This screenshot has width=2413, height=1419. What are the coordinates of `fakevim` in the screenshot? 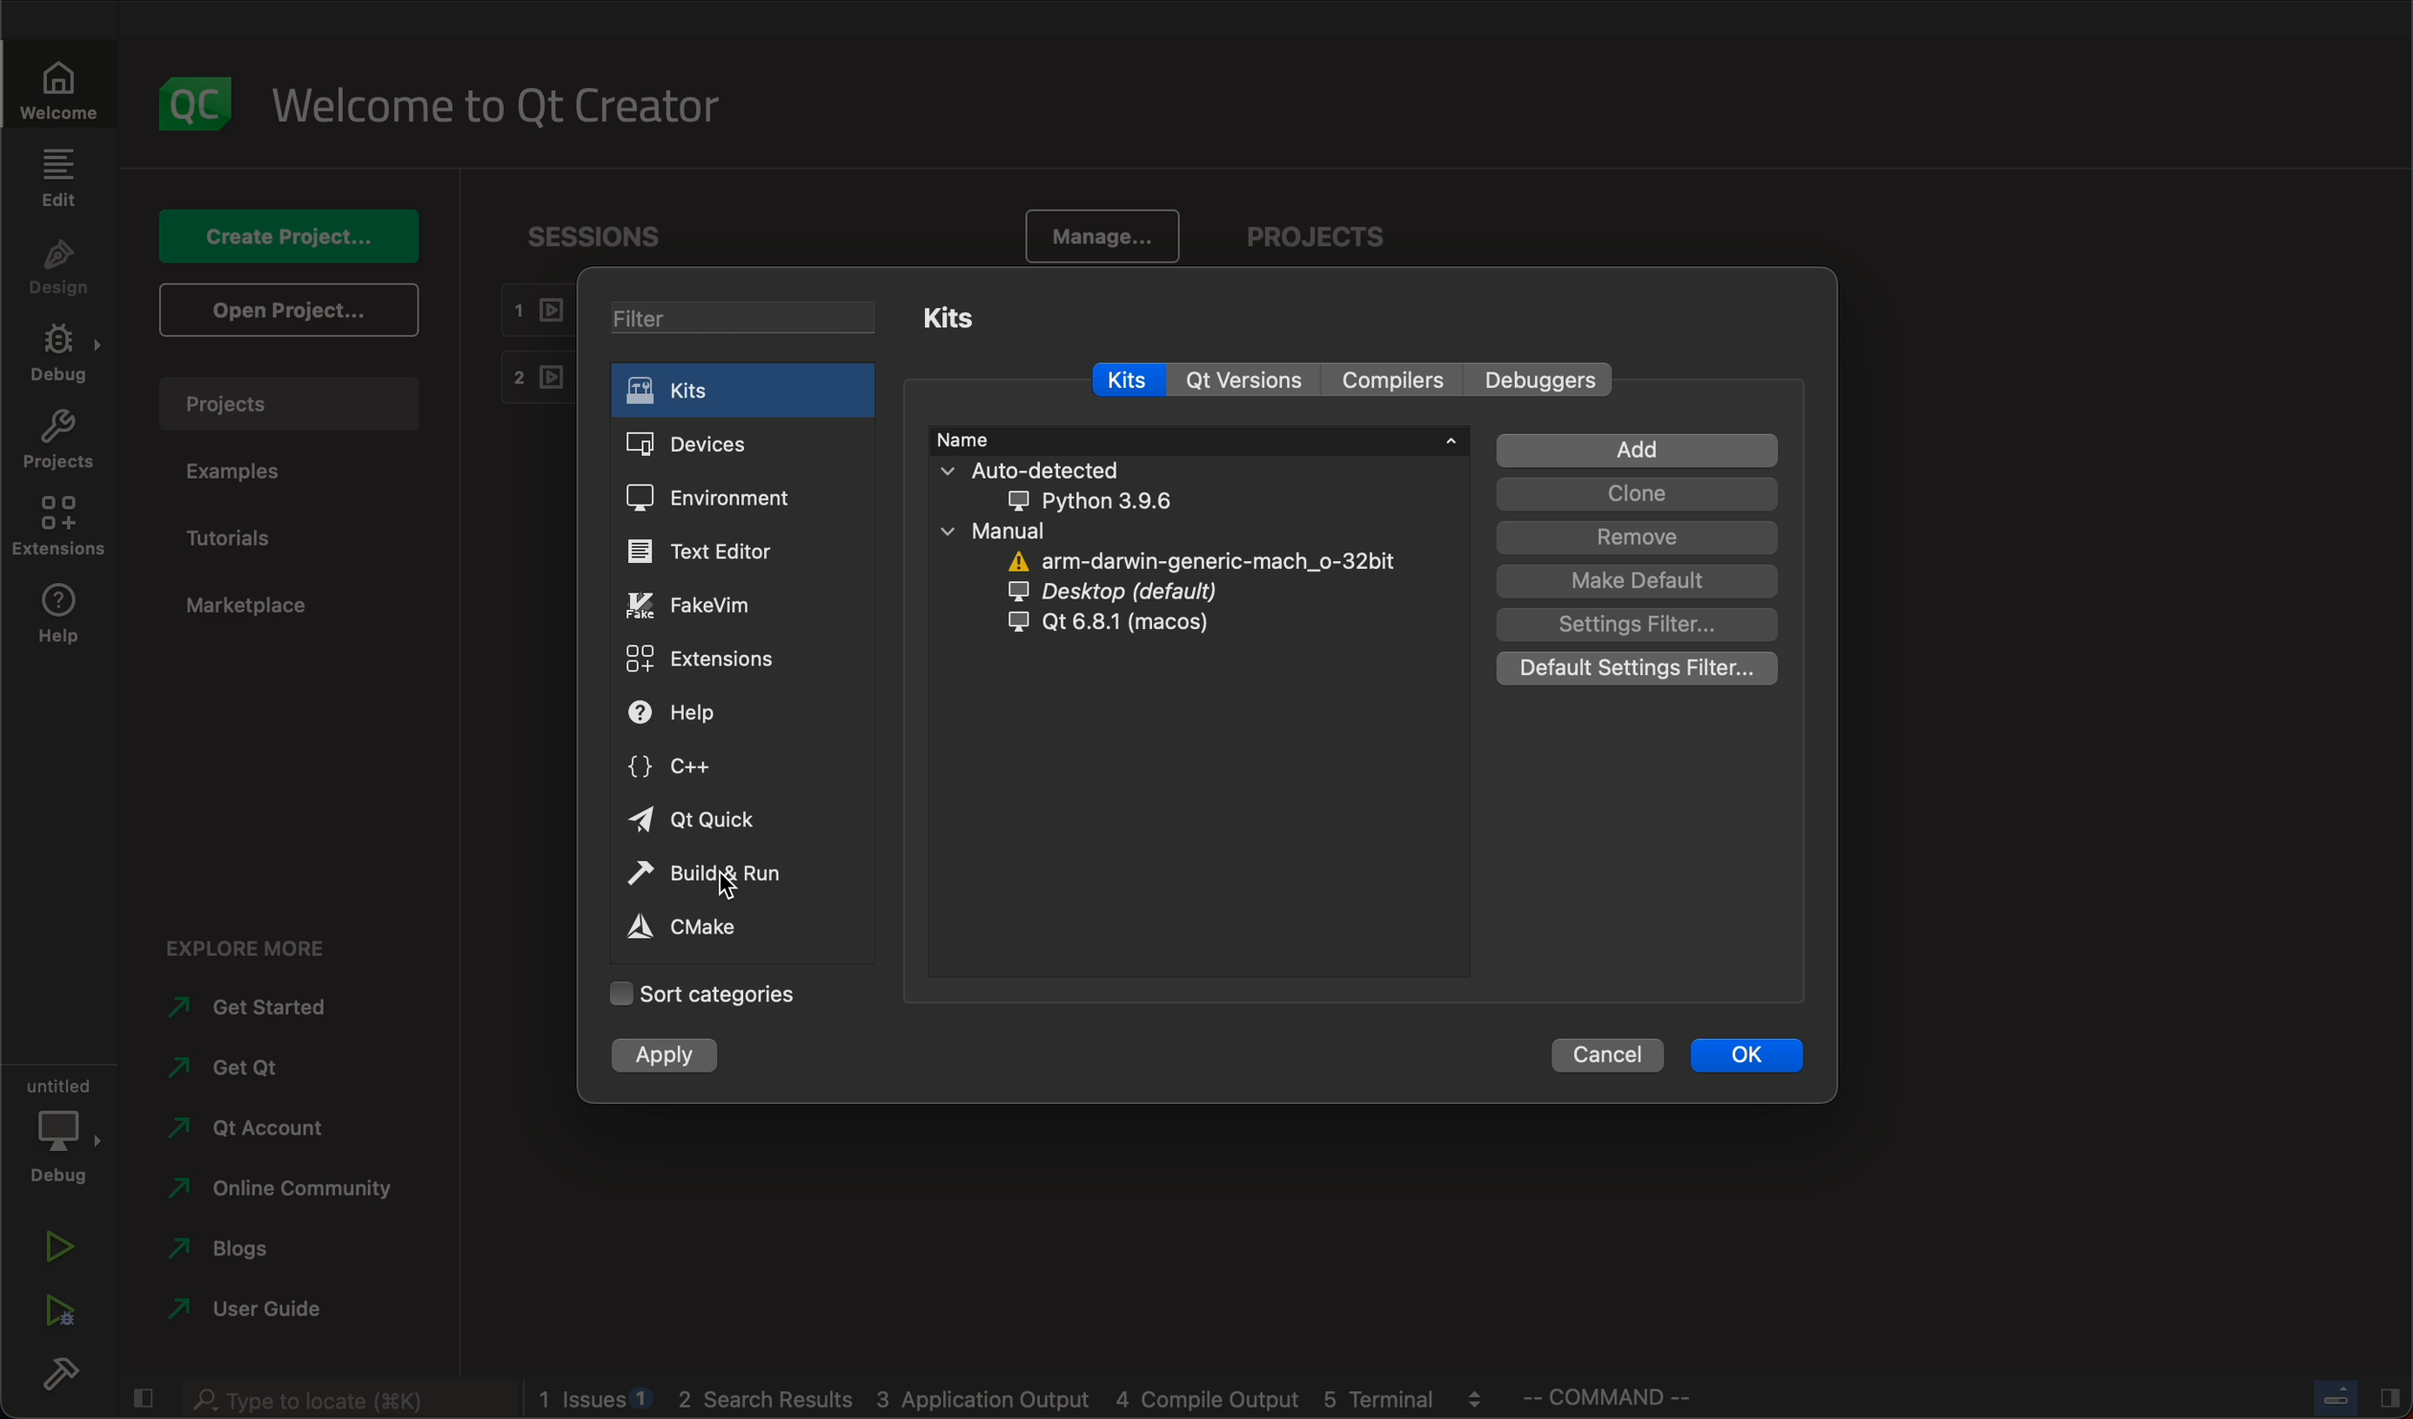 It's located at (720, 606).